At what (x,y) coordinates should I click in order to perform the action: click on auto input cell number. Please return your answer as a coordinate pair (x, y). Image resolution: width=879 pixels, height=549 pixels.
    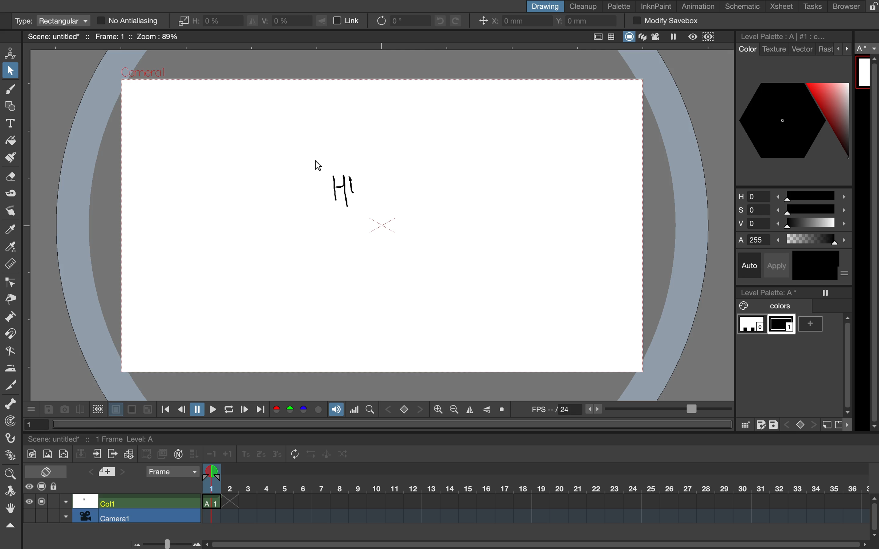
    Looking at the image, I should click on (178, 455).